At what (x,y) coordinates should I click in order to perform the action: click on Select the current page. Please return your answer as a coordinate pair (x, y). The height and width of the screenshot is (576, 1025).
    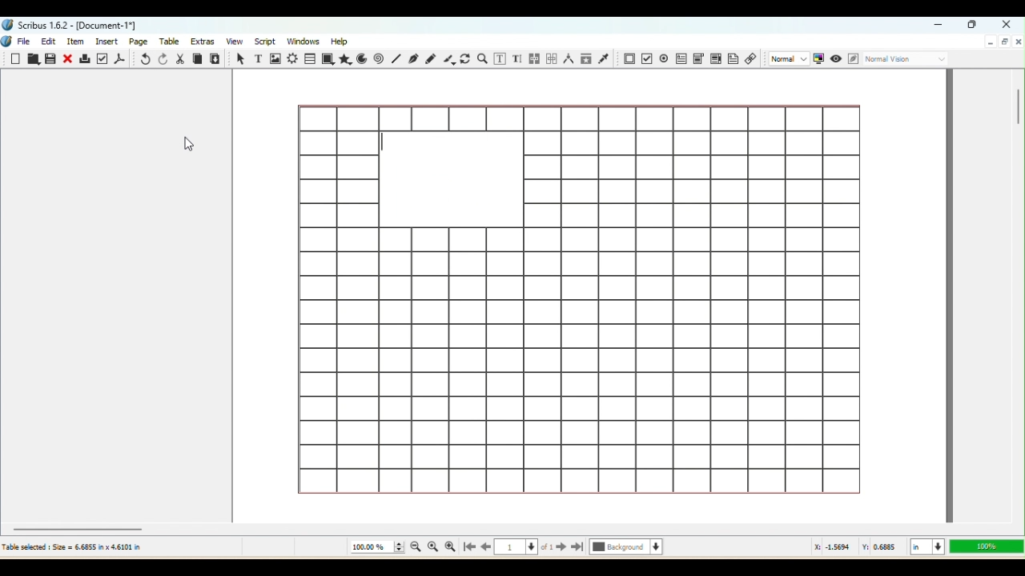
    Looking at the image, I should click on (525, 549).